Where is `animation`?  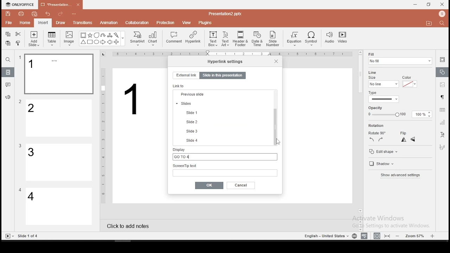
animation is located at coordinates (108, 23).